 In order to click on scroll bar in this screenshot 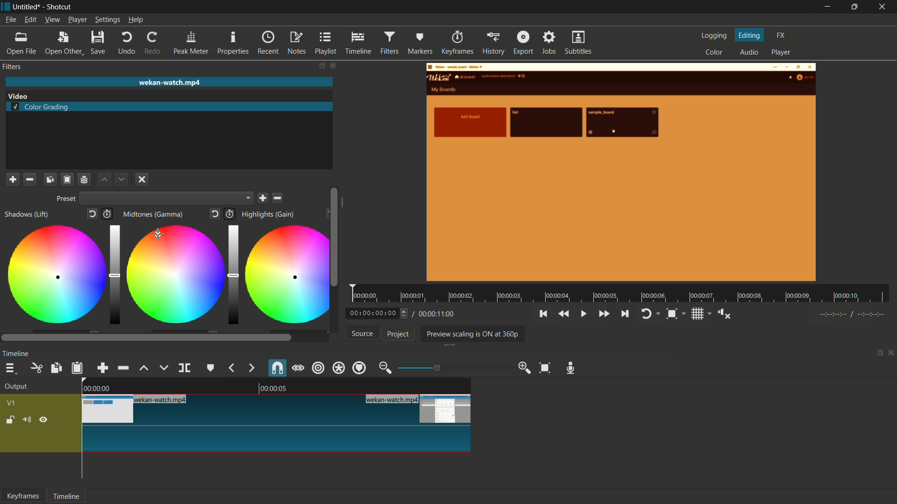, I will do `click(333, 237)`.